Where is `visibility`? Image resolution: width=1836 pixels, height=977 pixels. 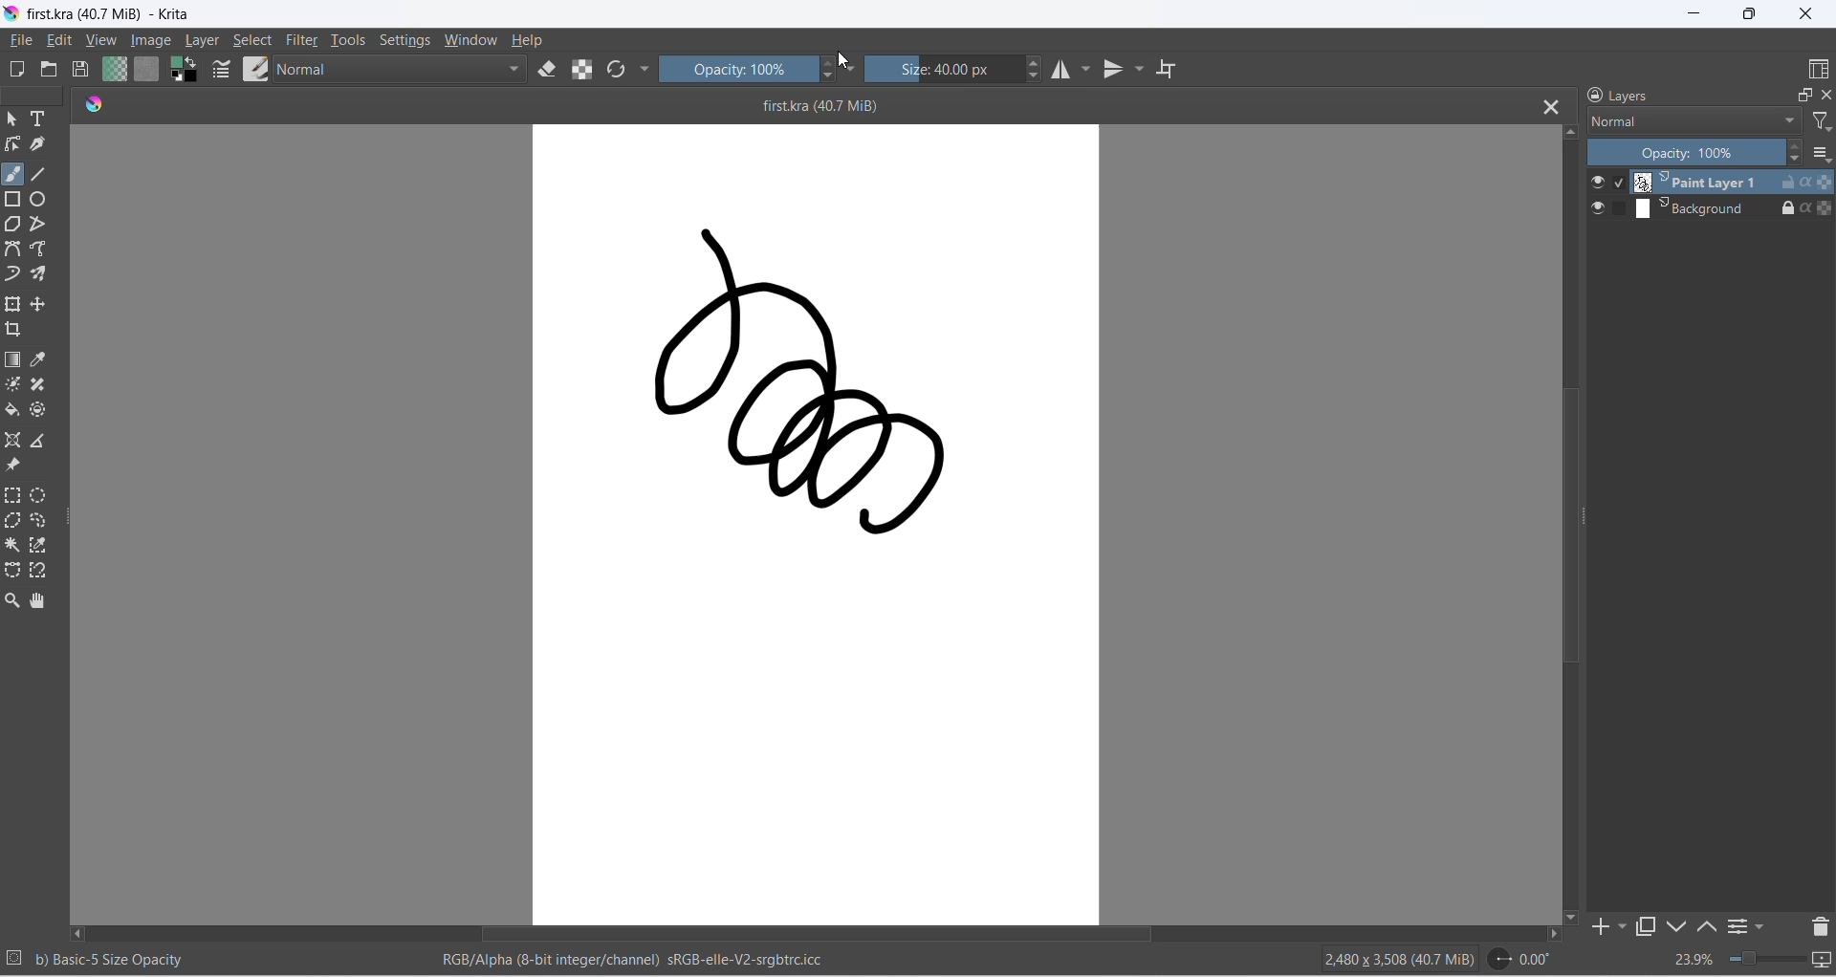 visibility is located at coordinates (1598, 208).